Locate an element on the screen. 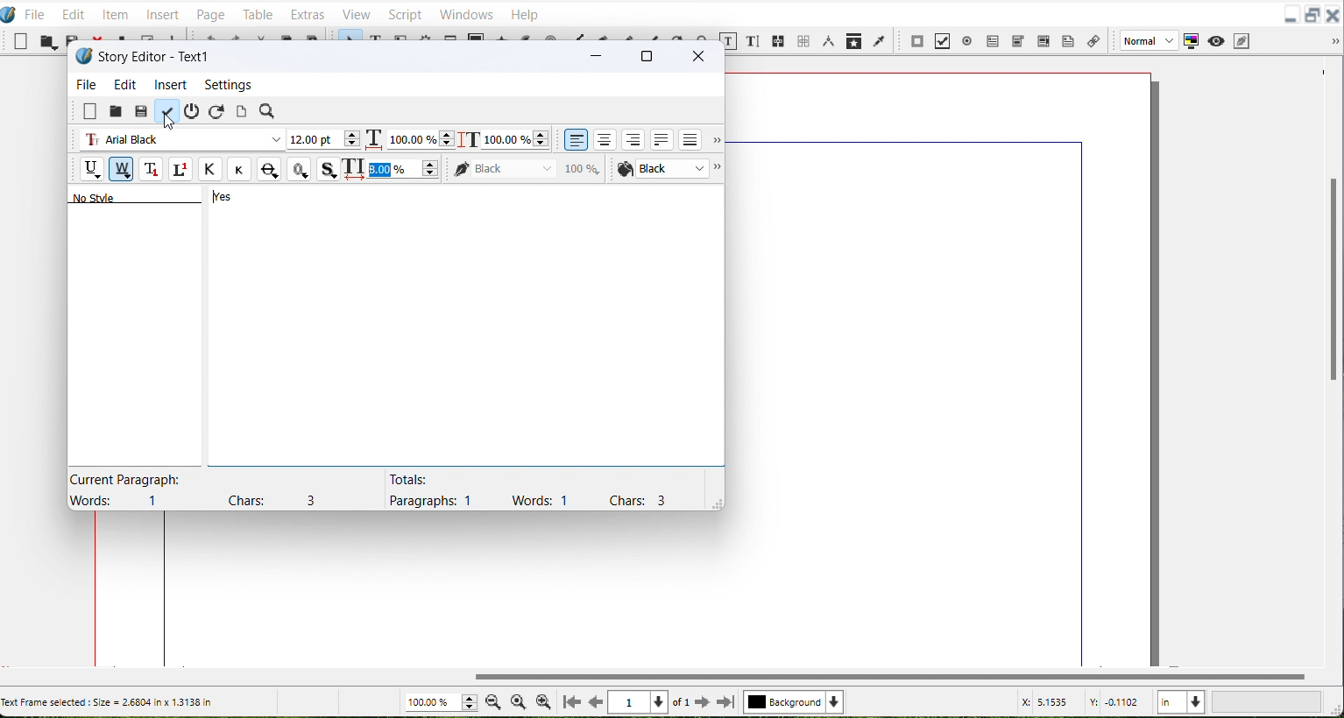  Edit text is located at coordinates (754, 40).